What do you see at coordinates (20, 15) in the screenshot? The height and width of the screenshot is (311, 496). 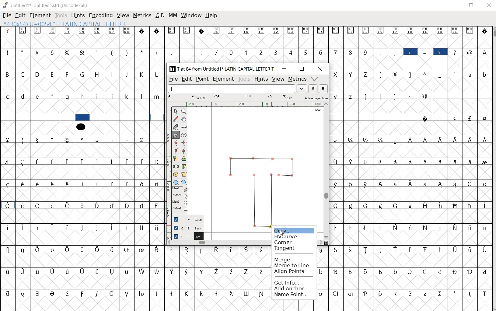 I see `edit` at bounding box center [20, 15].